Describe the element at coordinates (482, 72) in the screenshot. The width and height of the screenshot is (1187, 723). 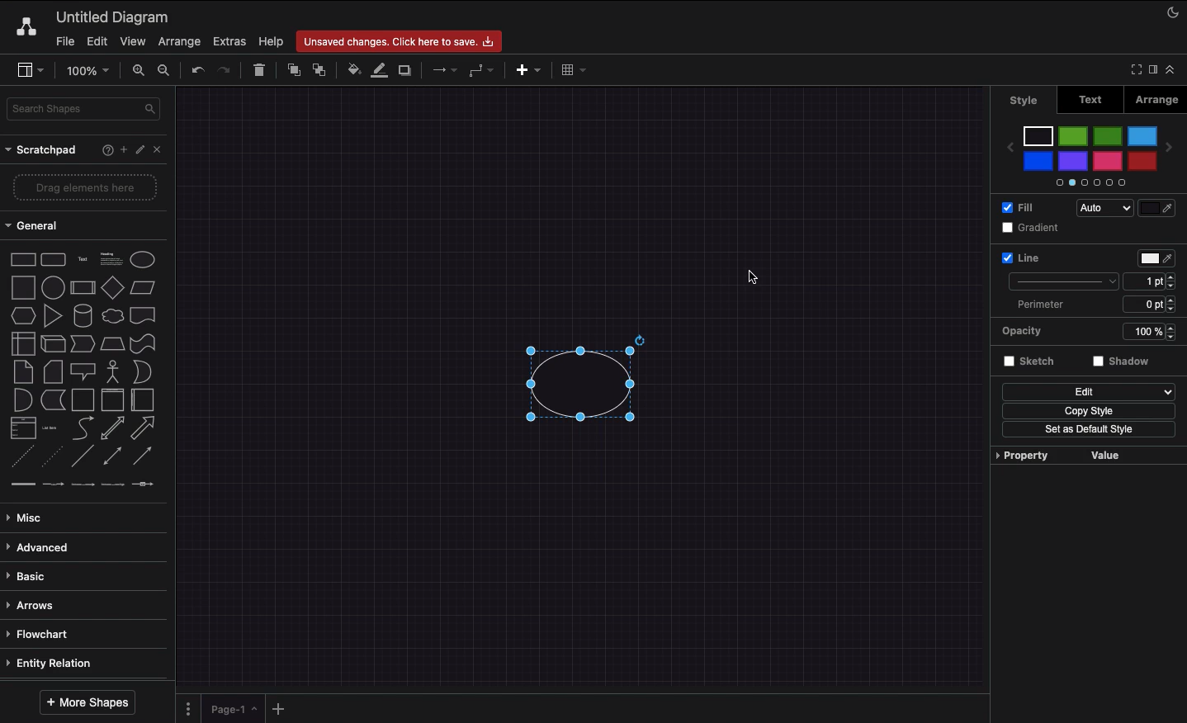
I see `Waypoints` at that location.